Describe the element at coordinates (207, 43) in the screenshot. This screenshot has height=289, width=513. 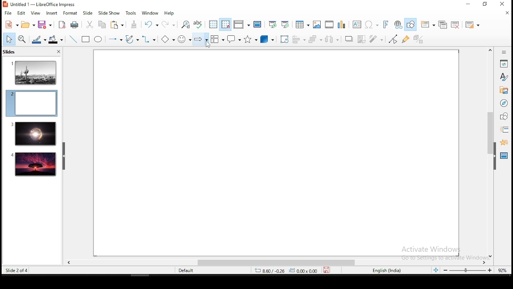
I see `cursor` at that location.